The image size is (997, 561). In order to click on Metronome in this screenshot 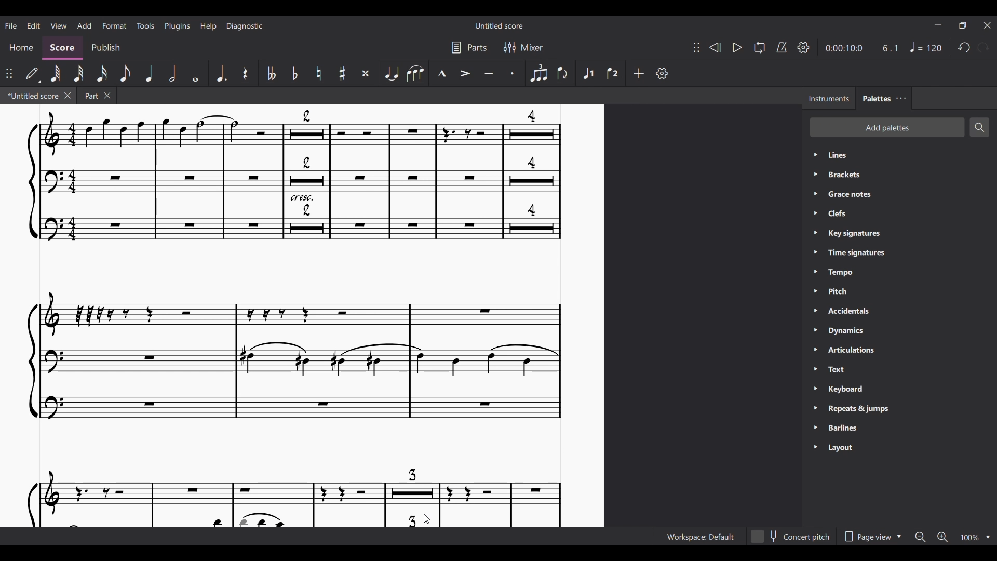, I will do `click(781, 47)`.